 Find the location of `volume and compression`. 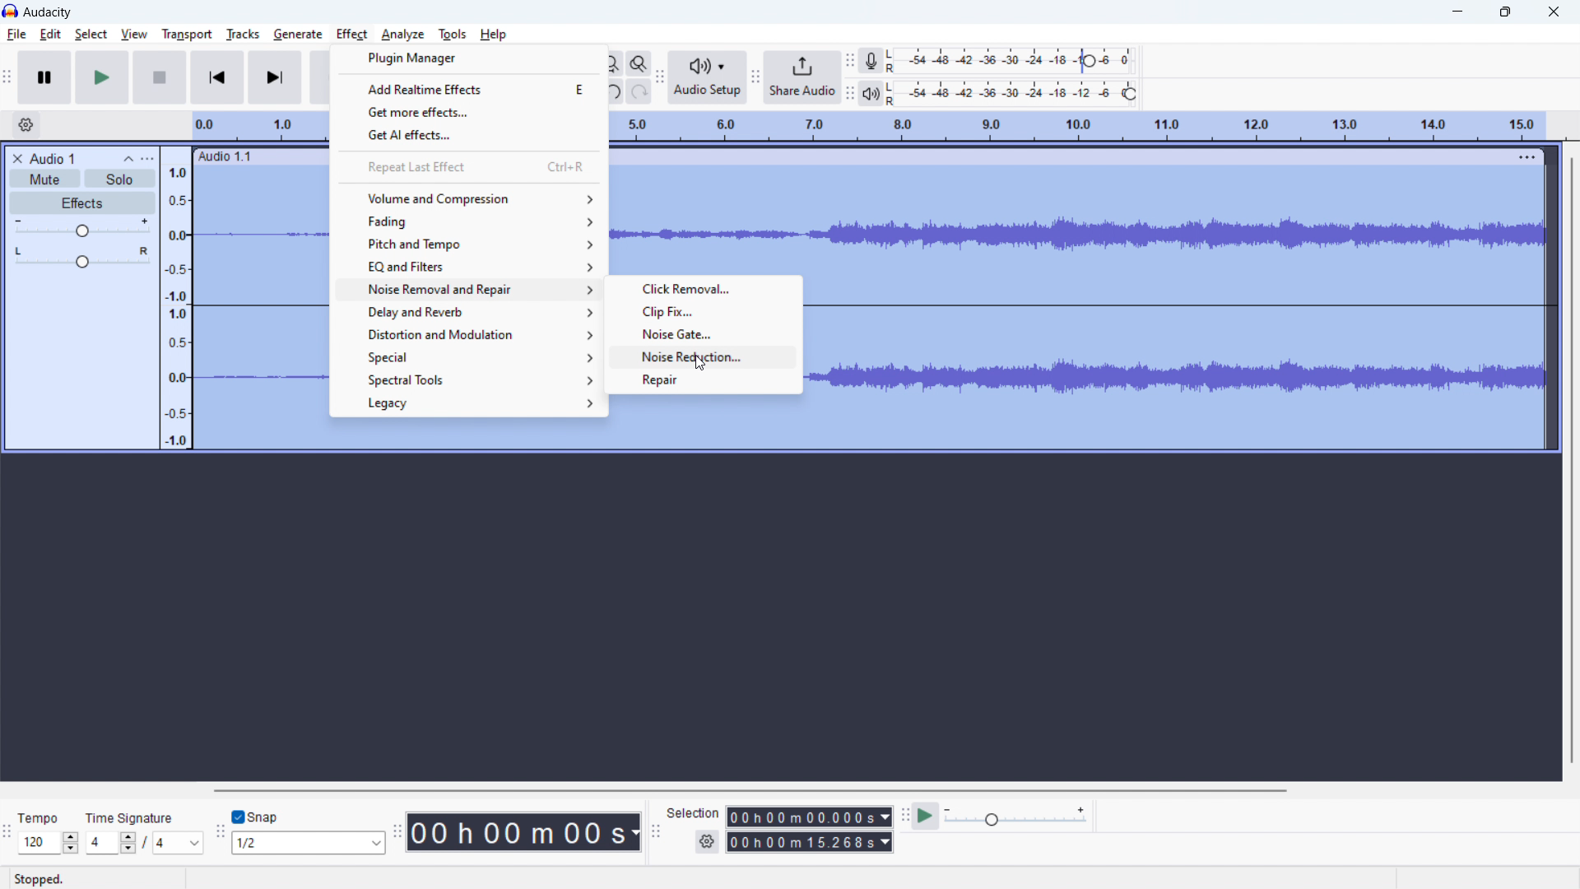

volume and compression is located at coordinates (467, 198).